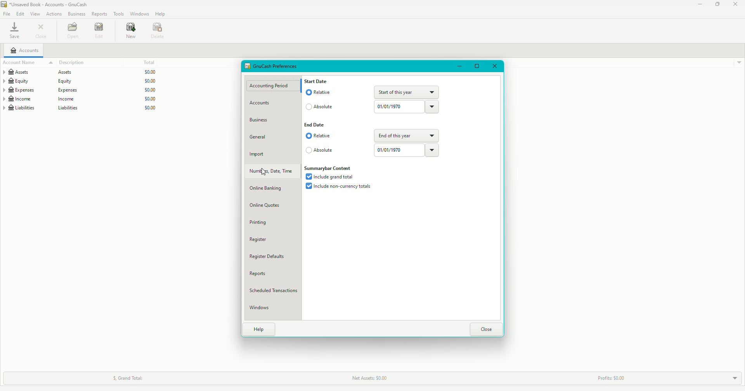 Image resolution: width=745 pixels, height=391 pixels. I want to click on Accounts, so click(25, 51).